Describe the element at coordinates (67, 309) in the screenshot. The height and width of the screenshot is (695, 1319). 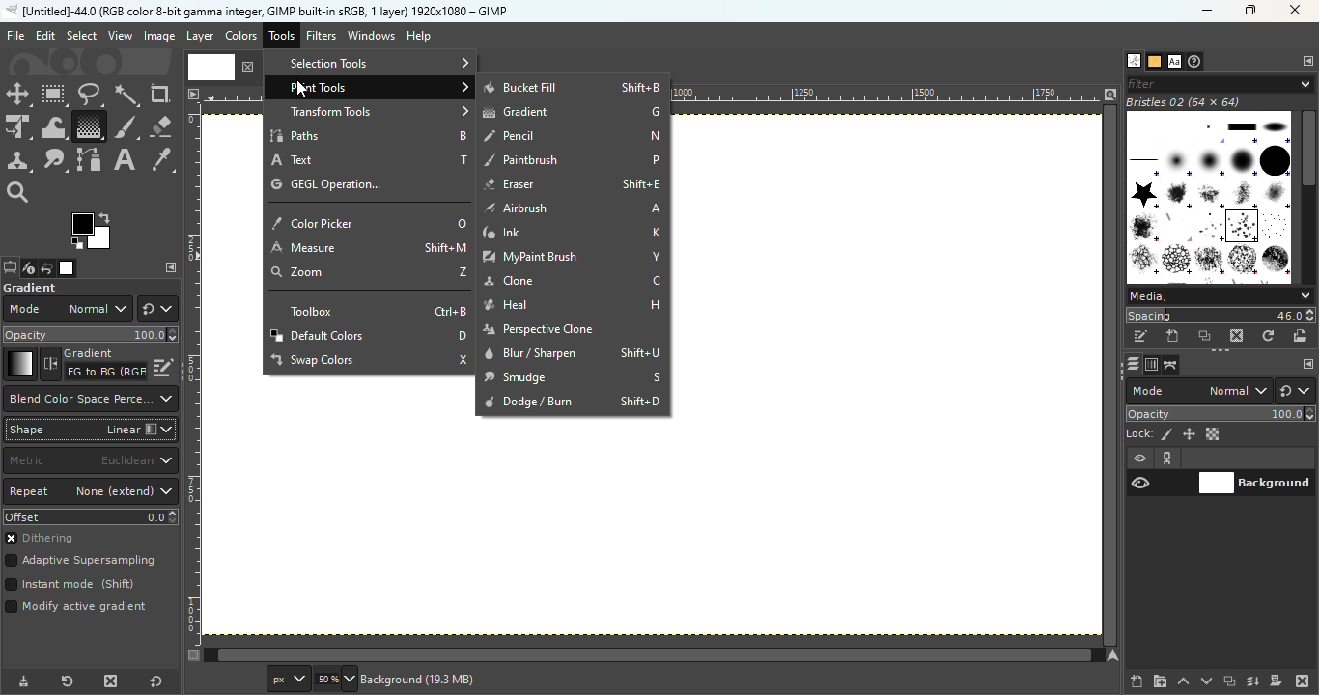
I see `Mode` at that location.